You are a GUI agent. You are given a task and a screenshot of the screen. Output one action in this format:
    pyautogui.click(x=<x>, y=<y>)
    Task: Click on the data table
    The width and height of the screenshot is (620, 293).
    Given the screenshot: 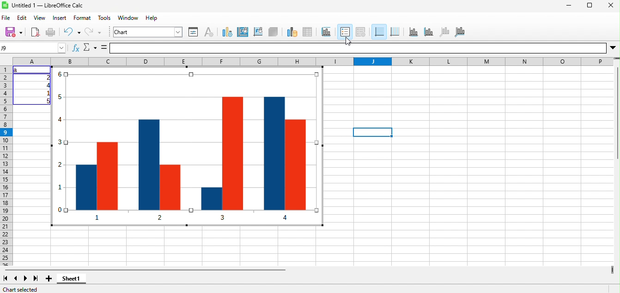 What is the action you would take?
    pyautogui.click(x=308, y=32)
    